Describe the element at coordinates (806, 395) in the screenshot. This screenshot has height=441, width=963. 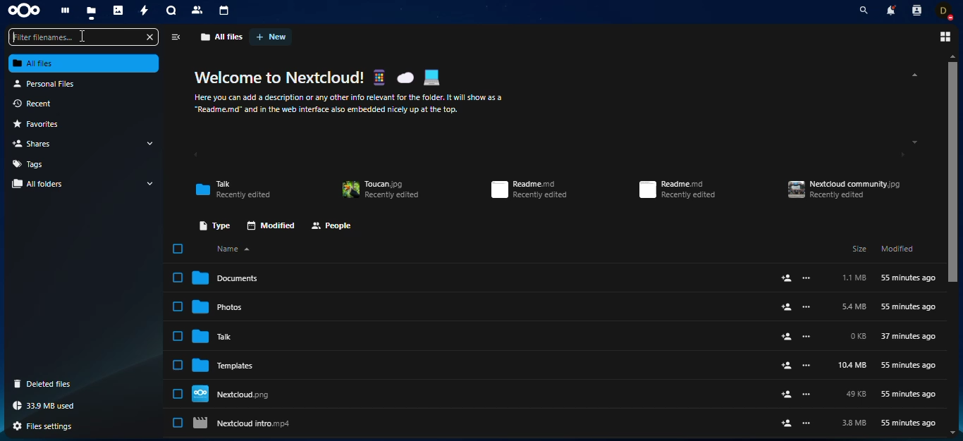
I see `more` at that location.